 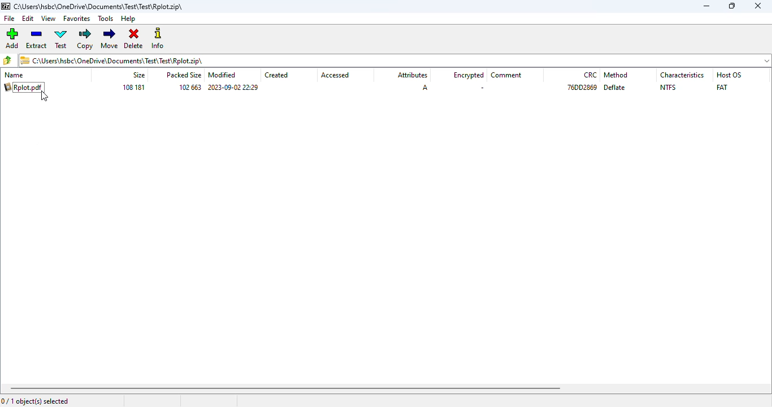 What do you see at coordinates (157, 38) in the screenshot?
I see `info` at bounding box center [157, 38].